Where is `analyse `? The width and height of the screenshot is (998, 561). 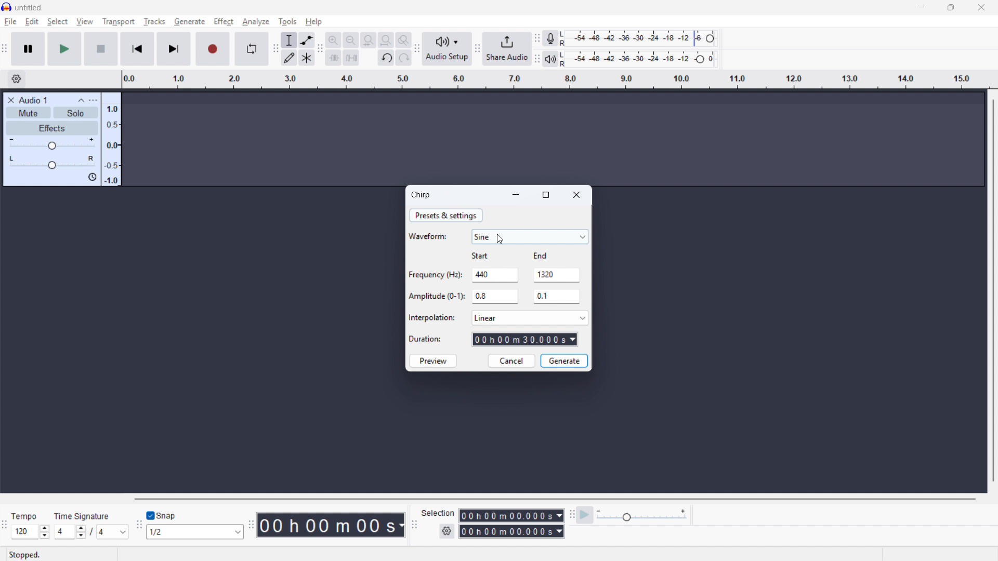 analyse  is located at coordinates (255, 22).